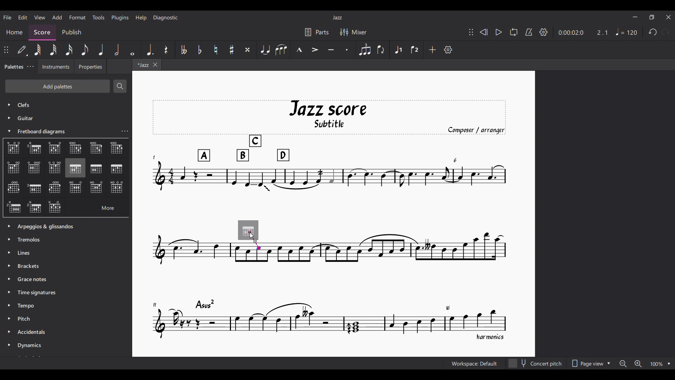  I want to click on Add, so click(432, 50).